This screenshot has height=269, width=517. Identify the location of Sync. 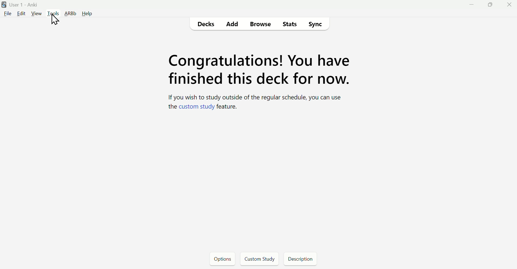
(315, 25).